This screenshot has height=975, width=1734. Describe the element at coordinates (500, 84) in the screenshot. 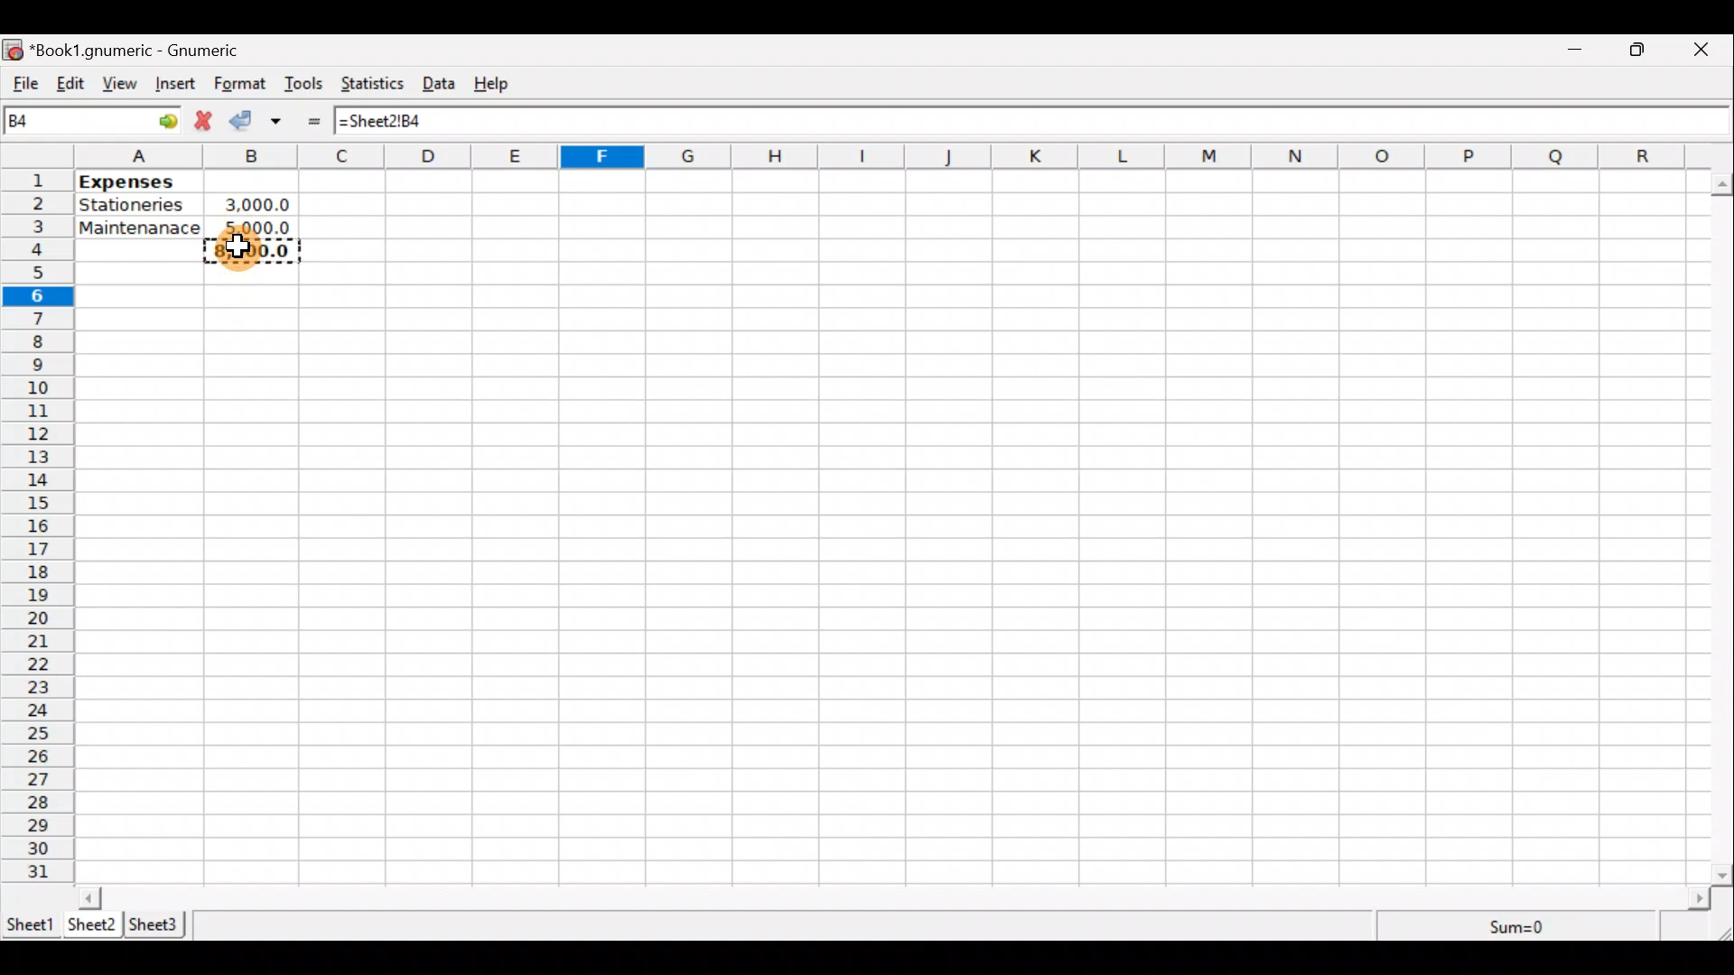

I see `Help` at that location.